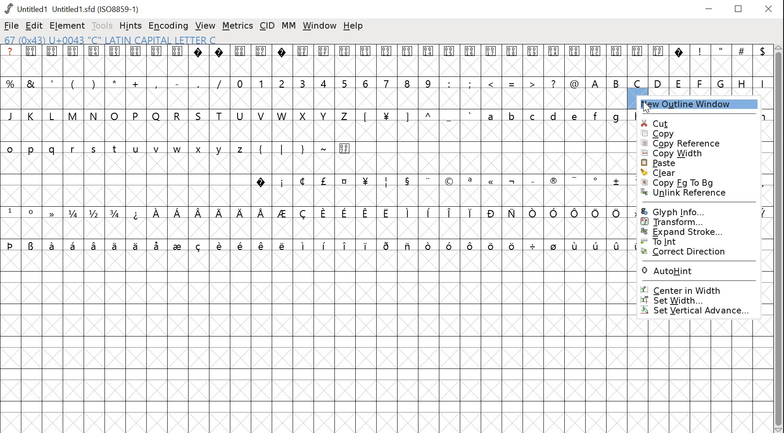  What do you see at coordinates (102, 26) in the screenshot?
I see `tools` at bounding box center [102, 26].